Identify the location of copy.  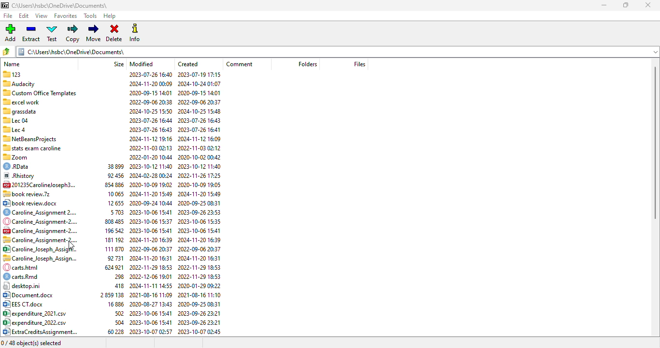
(72, 33).